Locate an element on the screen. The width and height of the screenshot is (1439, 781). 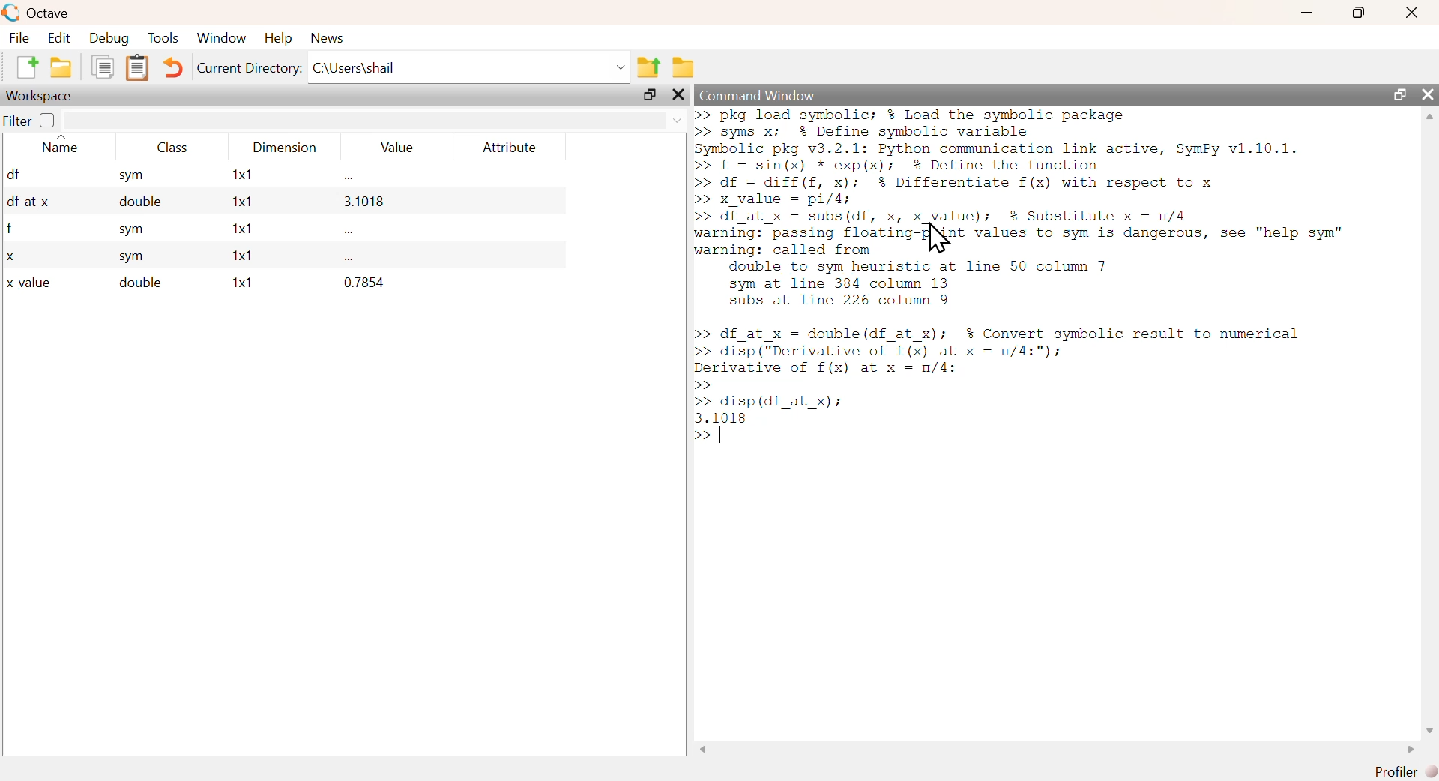
double is located at coordinates (134, 204).